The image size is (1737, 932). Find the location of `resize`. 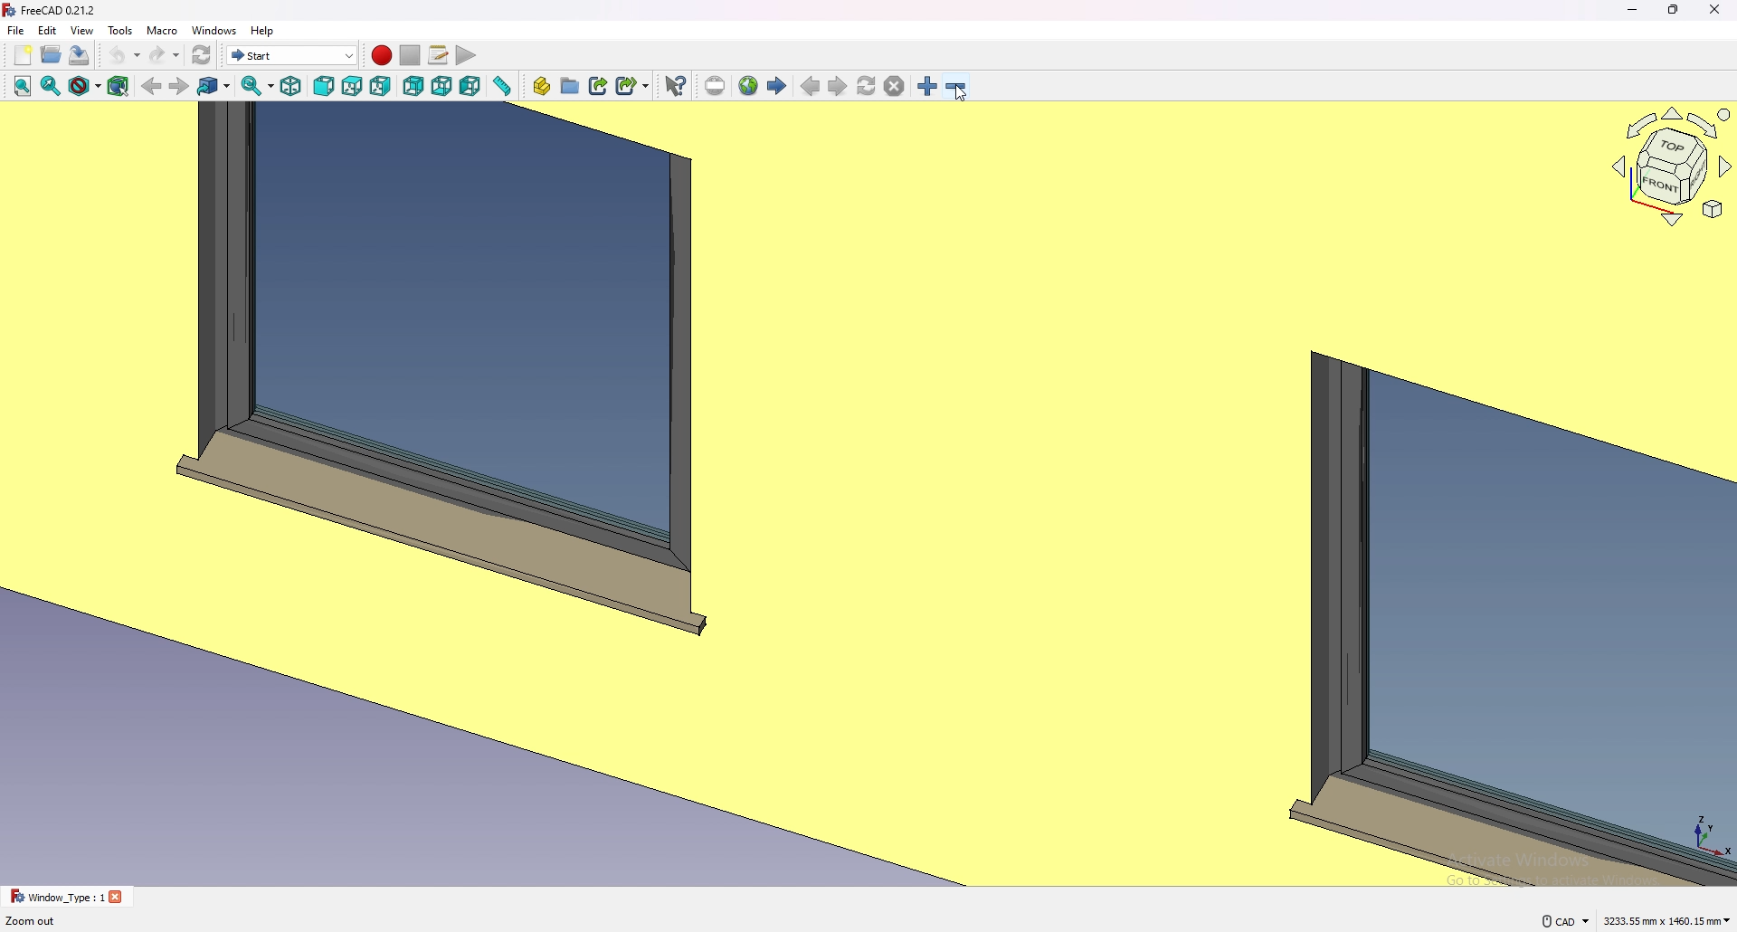

resize is located at coordinates (1675, 10).